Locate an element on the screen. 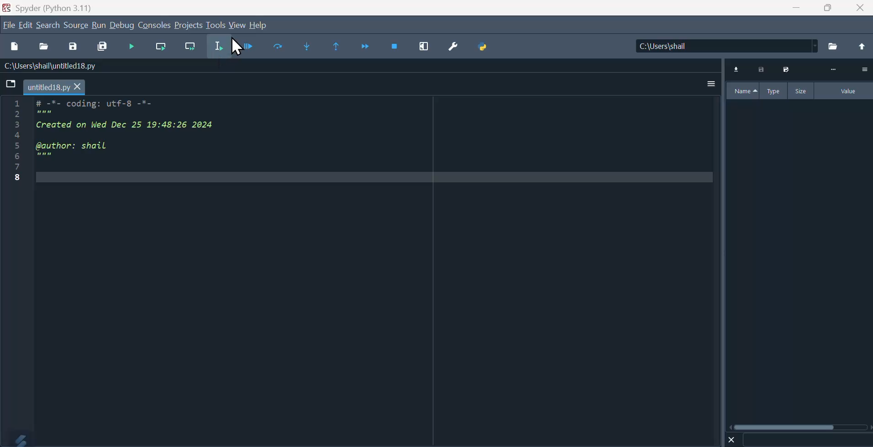 The width and height of the screenshot is (873, 447). View is located at coordinates (238, 26).